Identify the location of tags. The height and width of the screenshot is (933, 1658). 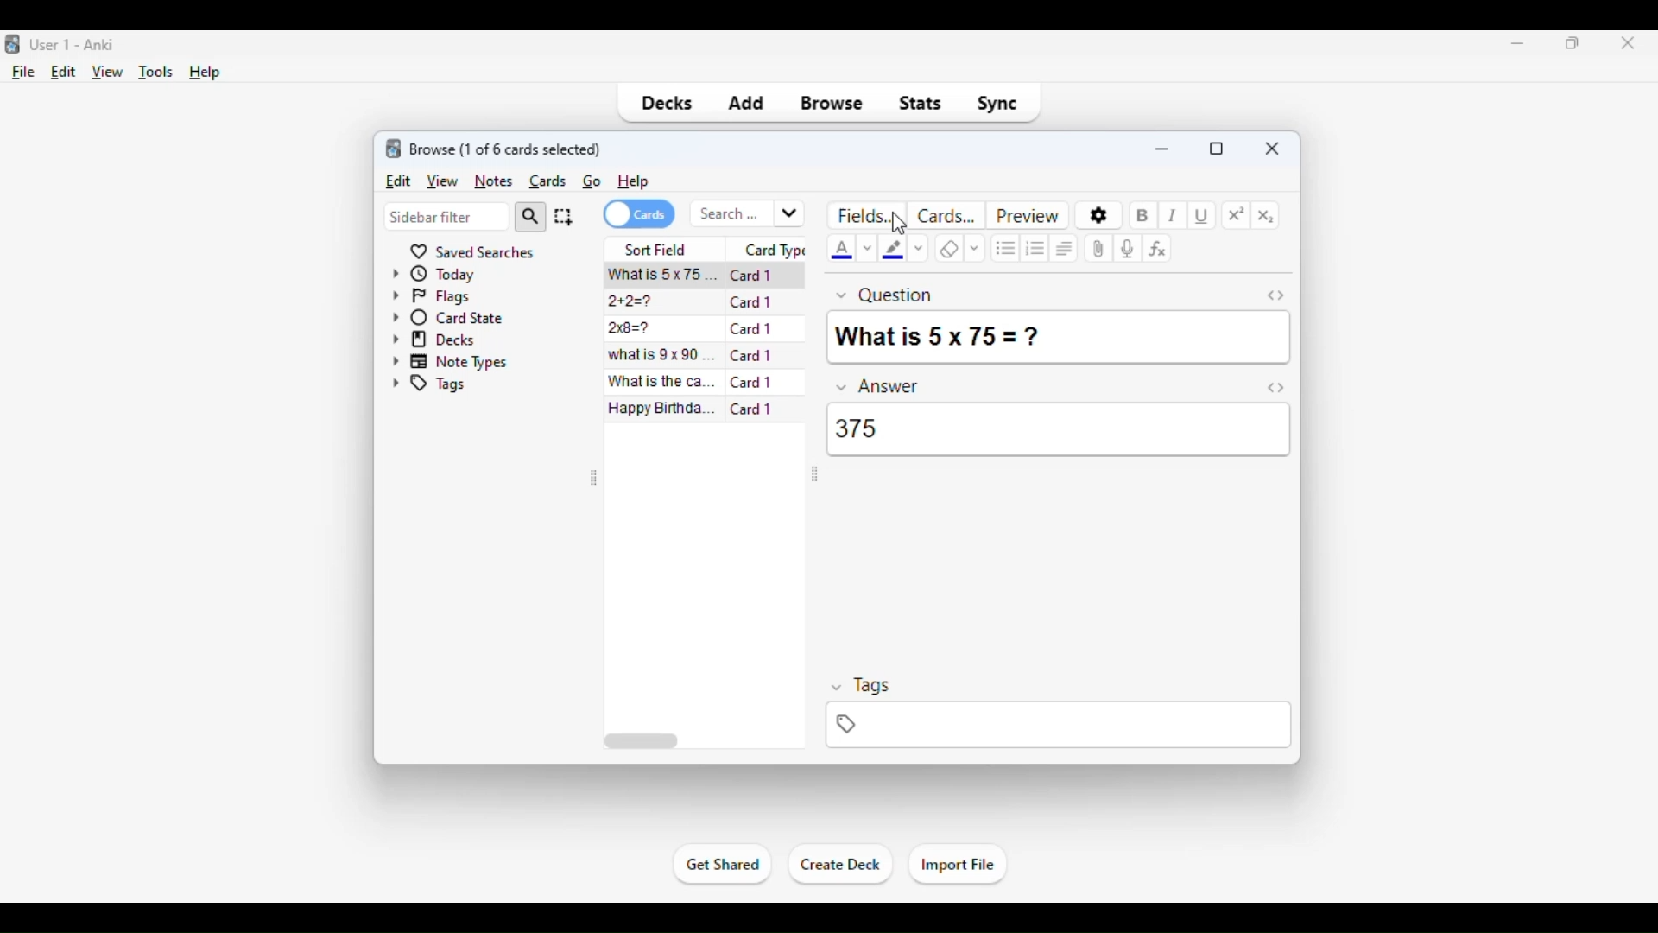
(1058, 726).